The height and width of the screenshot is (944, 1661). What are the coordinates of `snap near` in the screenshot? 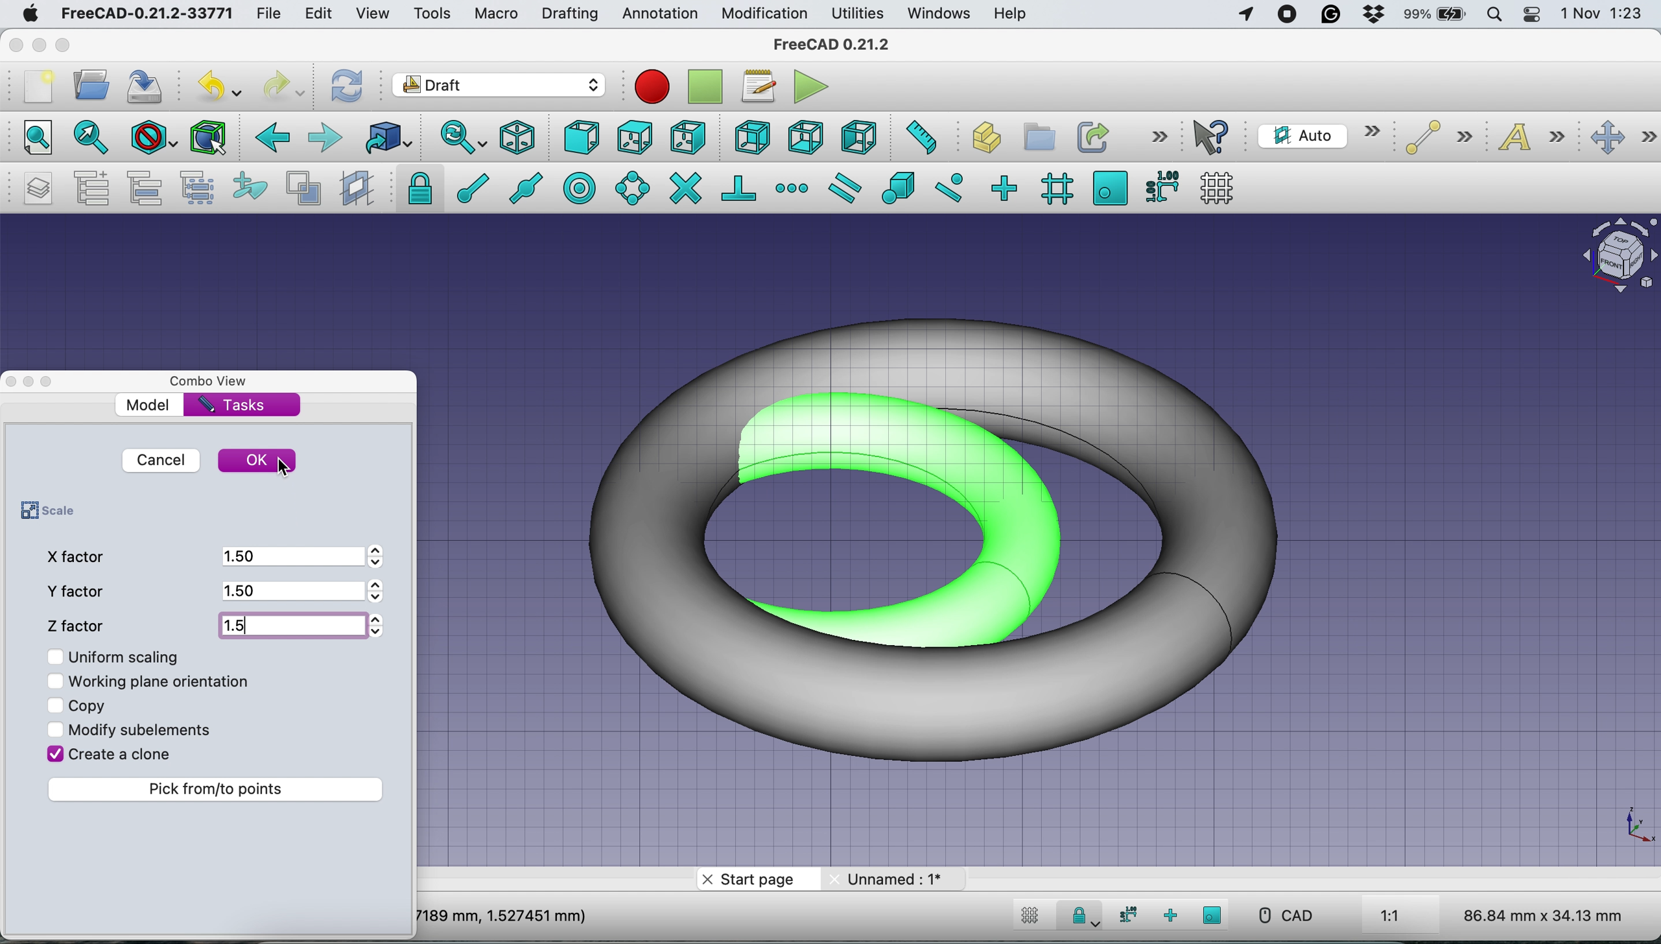 It's located at (950, 187).